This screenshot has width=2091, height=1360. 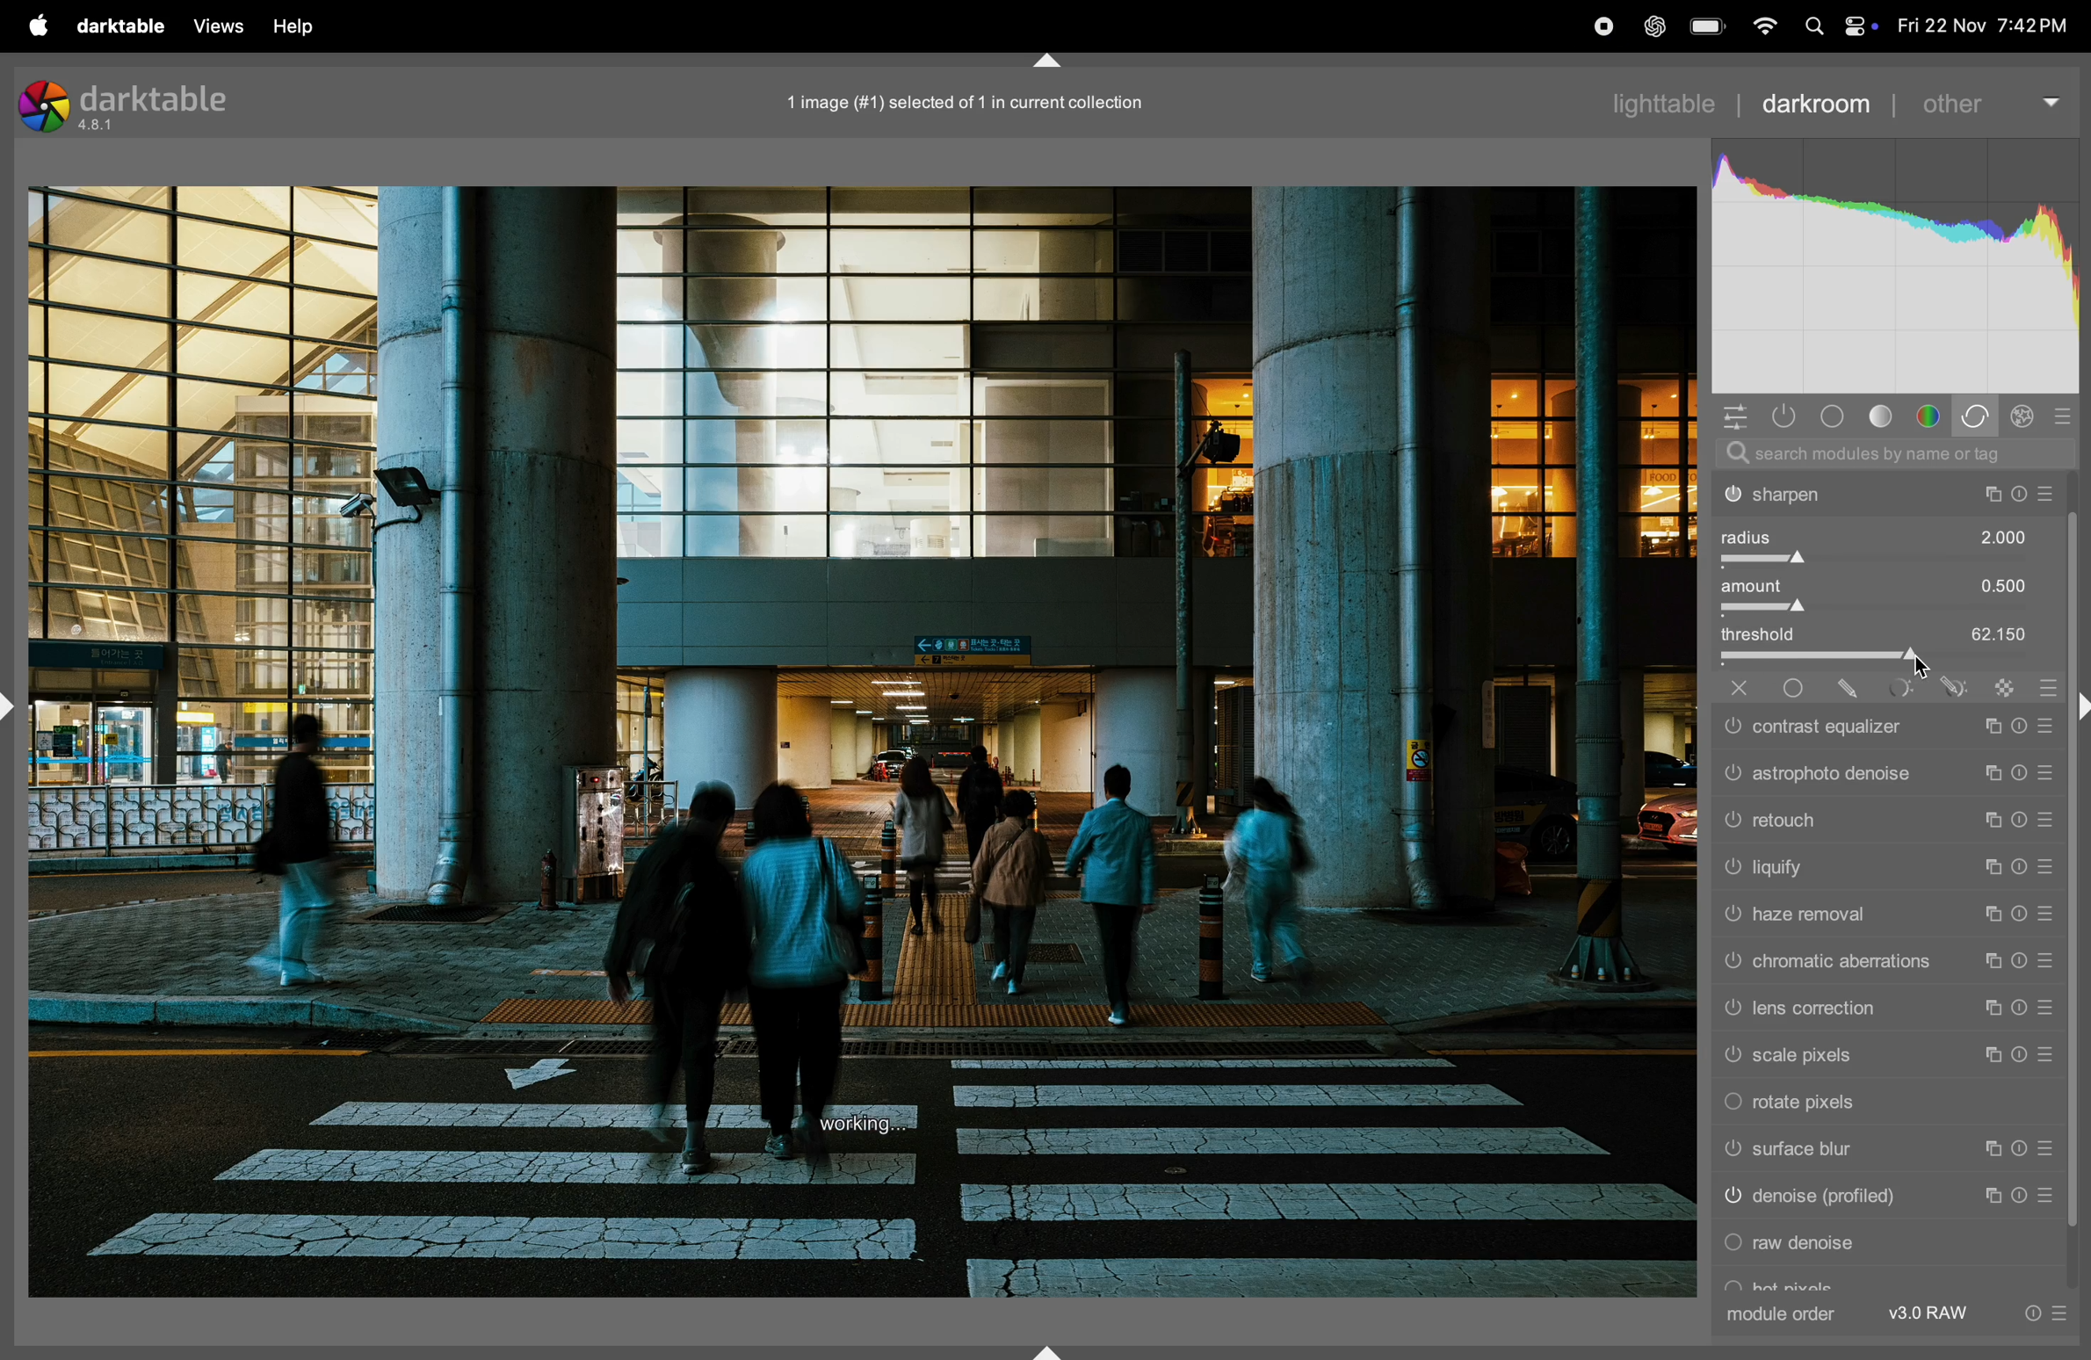 What do you see at coordinates (1878, 1153) in the screenshot?
I see `surface blur` at bounding box center [1878, 1153].